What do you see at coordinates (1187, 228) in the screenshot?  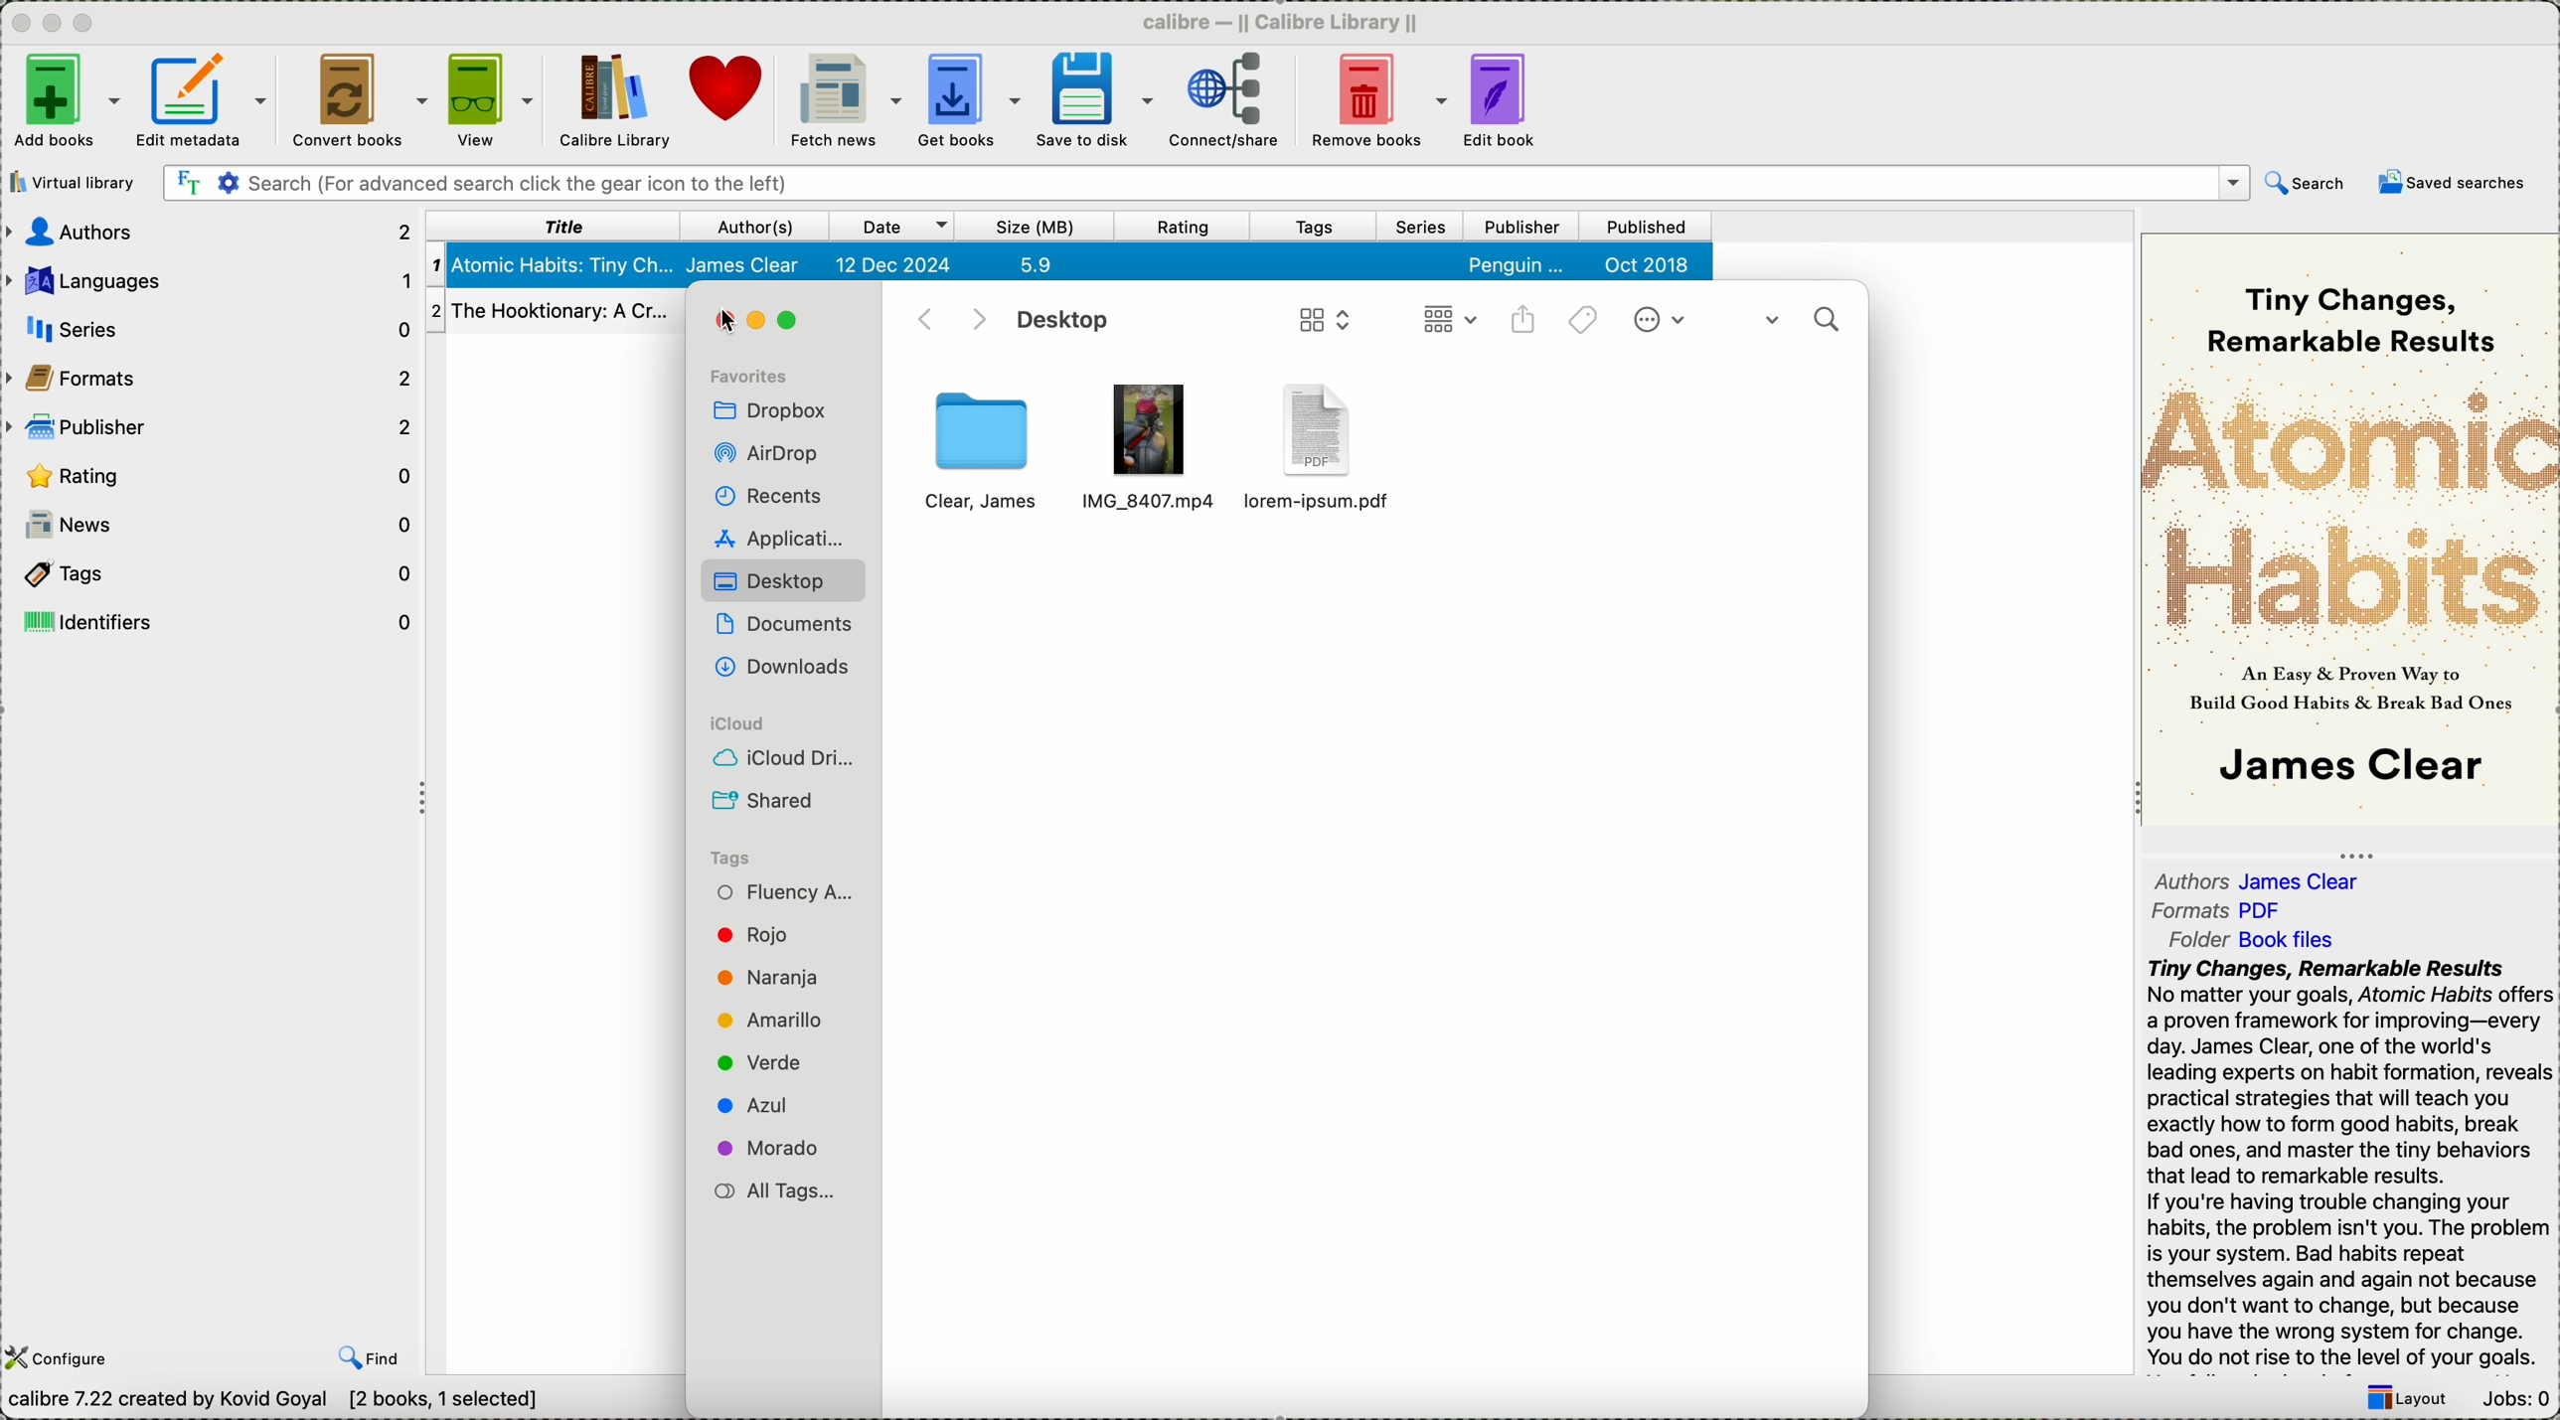 I see `rating` at bounding box center [1187, 228].